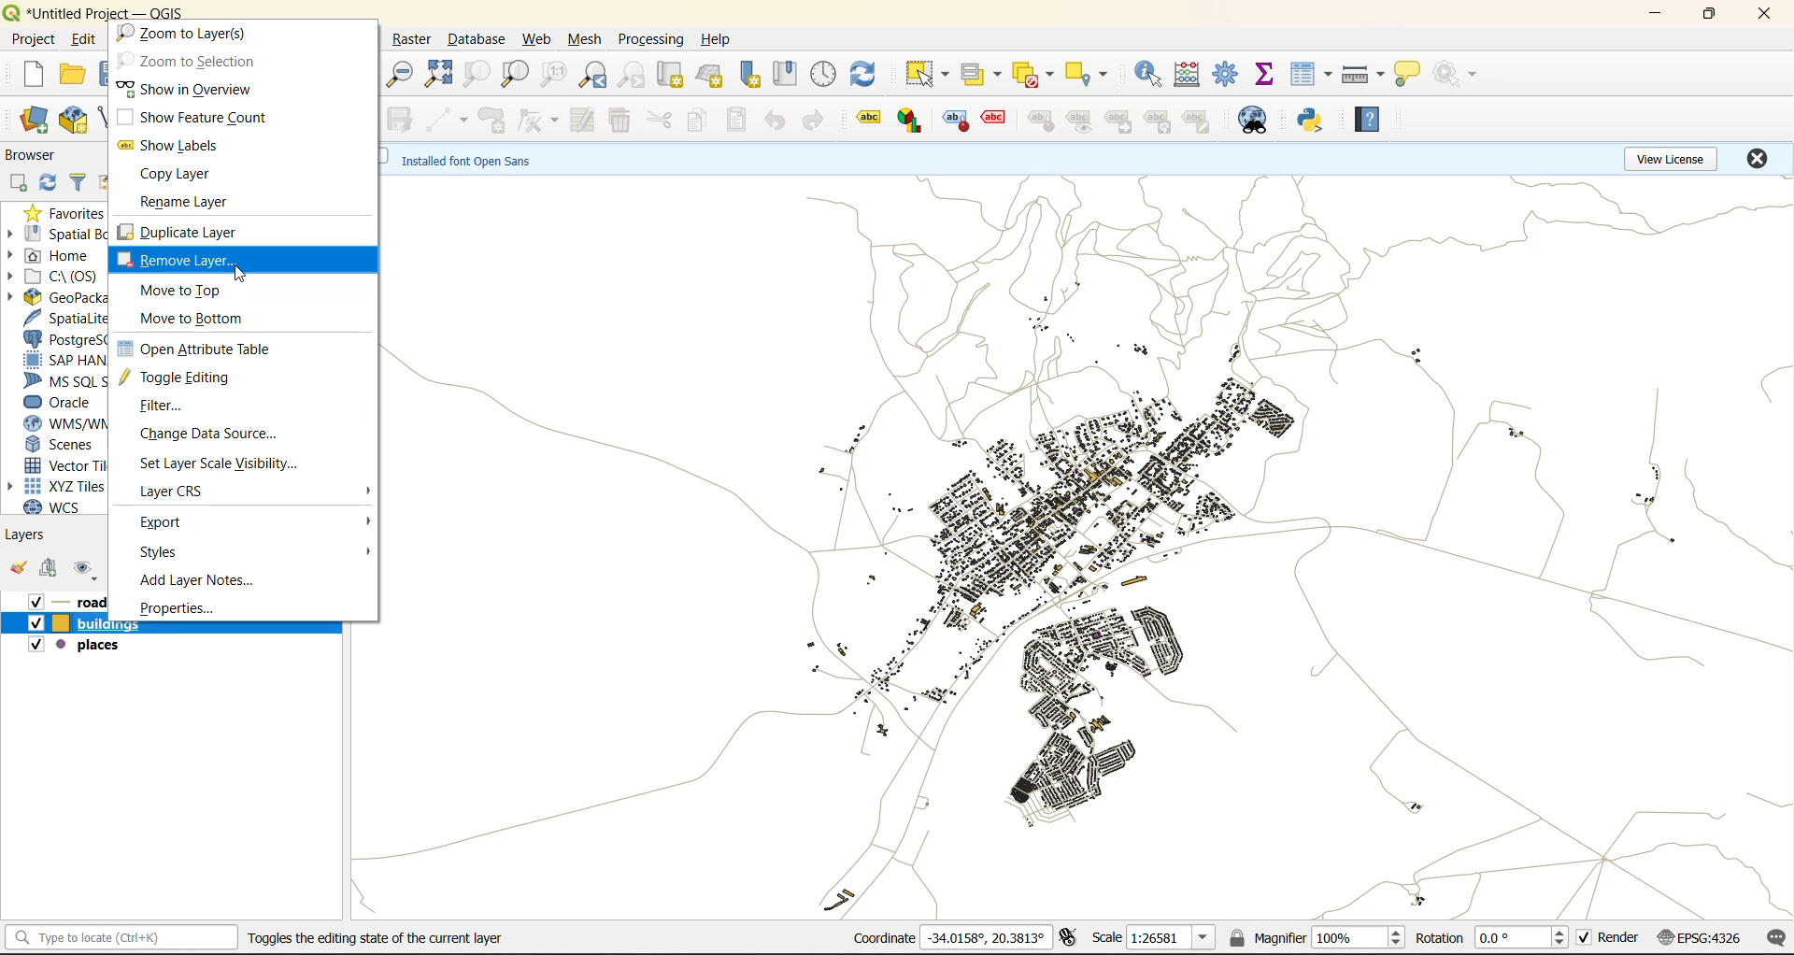 The width and height of the screenshot is (1794, 955). I want to click on rotation, so click(1496, 938).